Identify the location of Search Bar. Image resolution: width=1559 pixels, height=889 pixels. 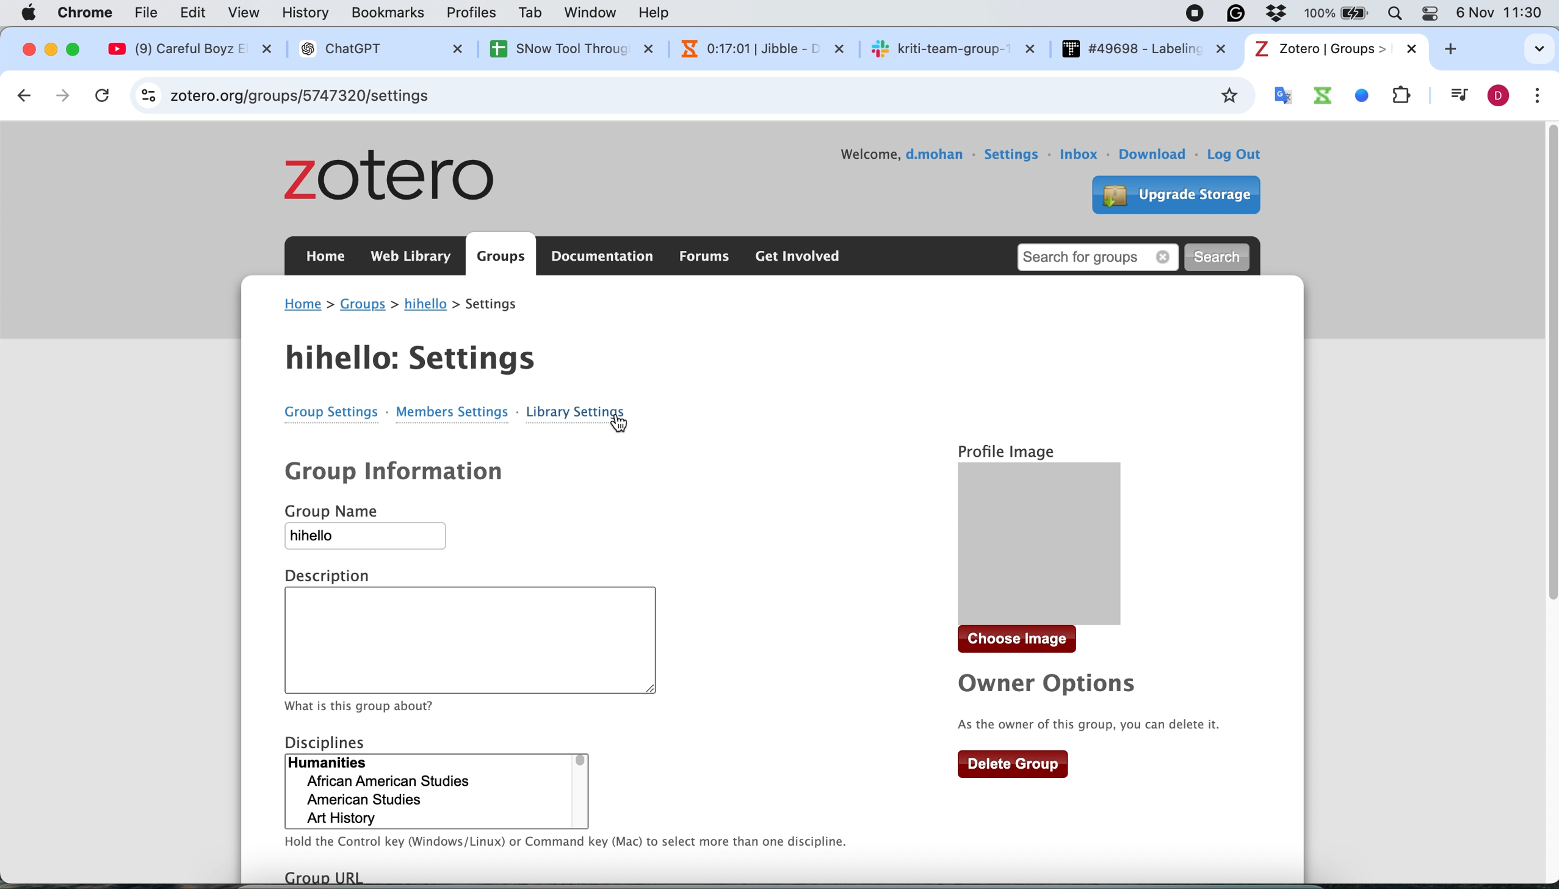
(1392, 12).